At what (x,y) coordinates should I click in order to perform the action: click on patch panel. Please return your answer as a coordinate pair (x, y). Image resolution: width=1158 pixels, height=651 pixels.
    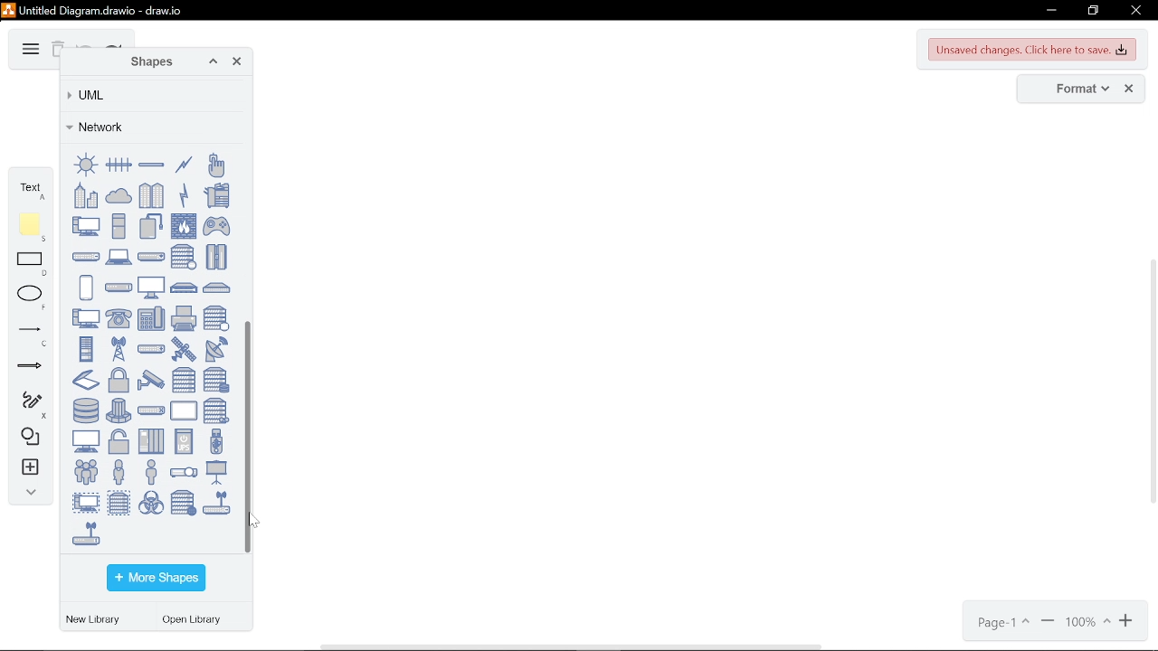
    Looking at the image, I should click on (216, 288).